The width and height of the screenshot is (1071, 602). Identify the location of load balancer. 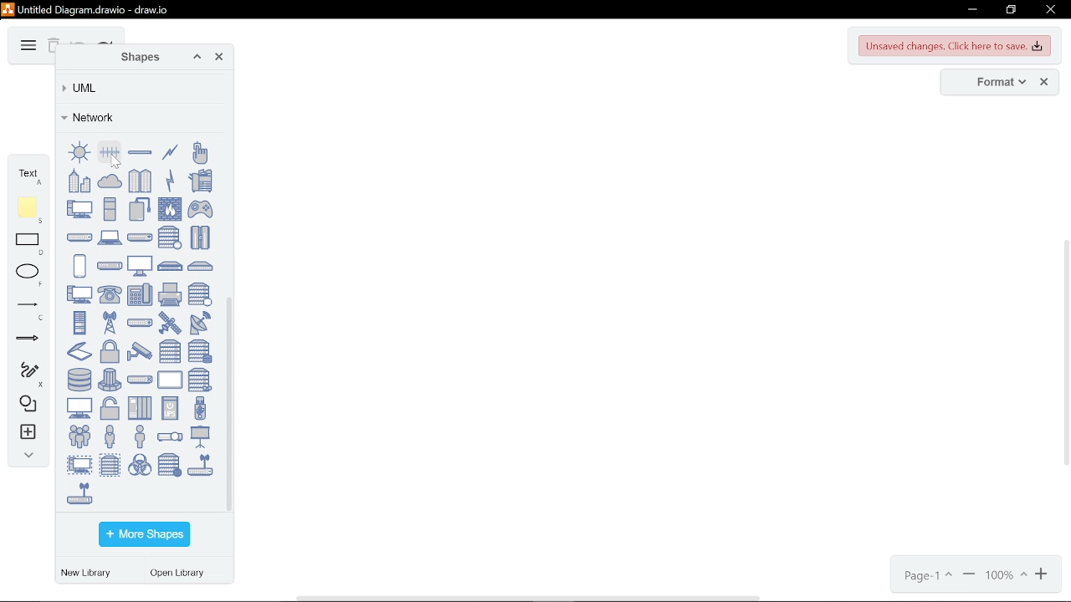
(140, 237).